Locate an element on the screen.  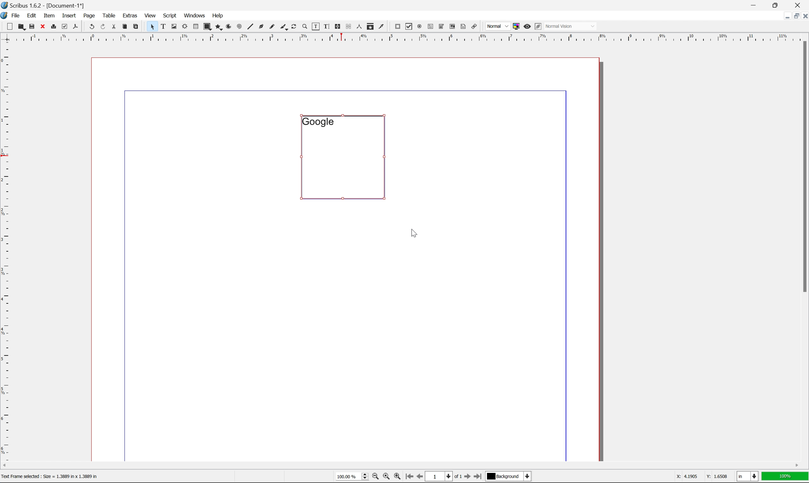
undo is located at coordinates (92, 27).